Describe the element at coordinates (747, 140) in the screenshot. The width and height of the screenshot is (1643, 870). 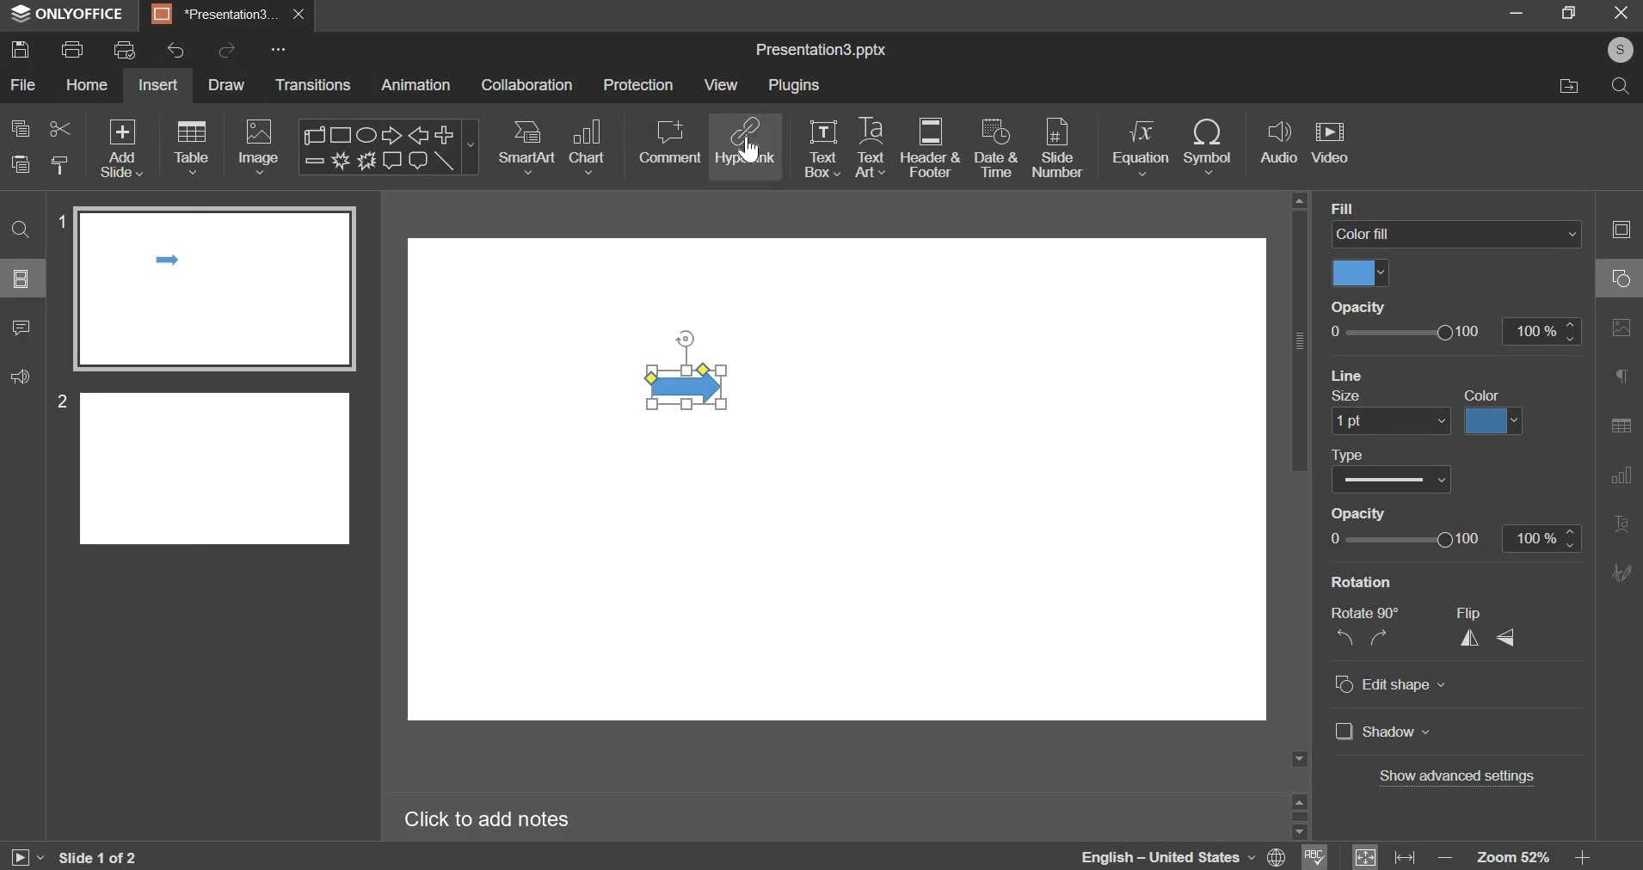
I see `hyperlink` at that location.